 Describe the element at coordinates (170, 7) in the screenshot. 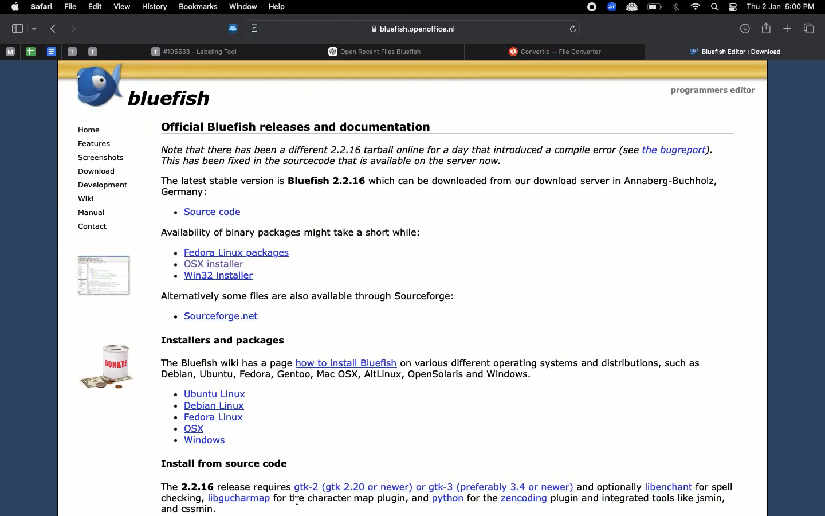

I see `document` at that location.